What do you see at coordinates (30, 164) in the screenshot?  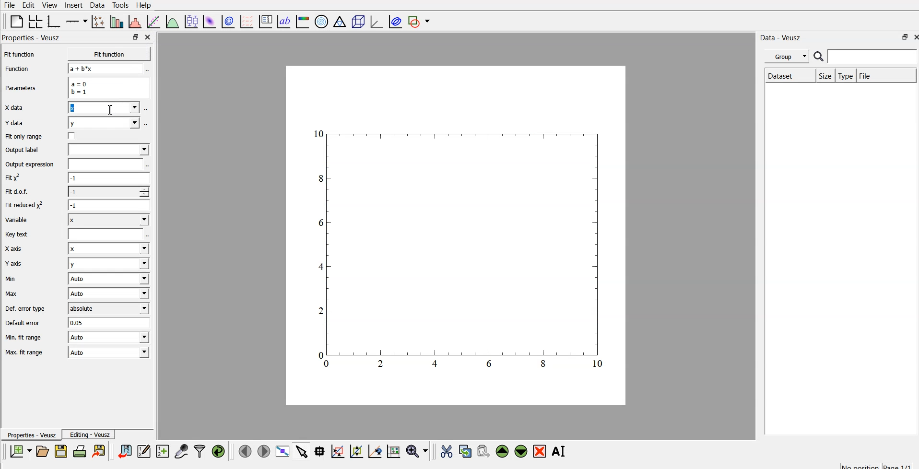 I see `Output expression` at bounding box center [30, 164].